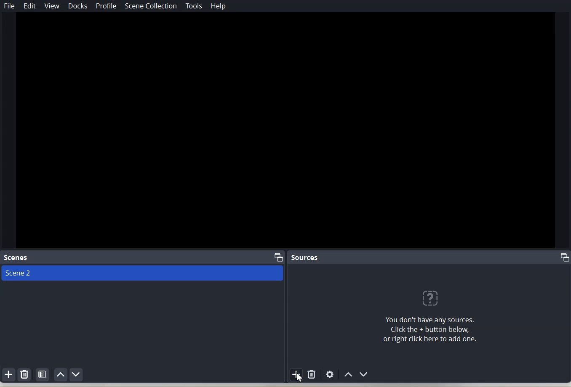 The width and height of the screenshot is (571, 387). Describe the element at coordinates (17, 257) in the screenshot. I see `scenes` at that location.